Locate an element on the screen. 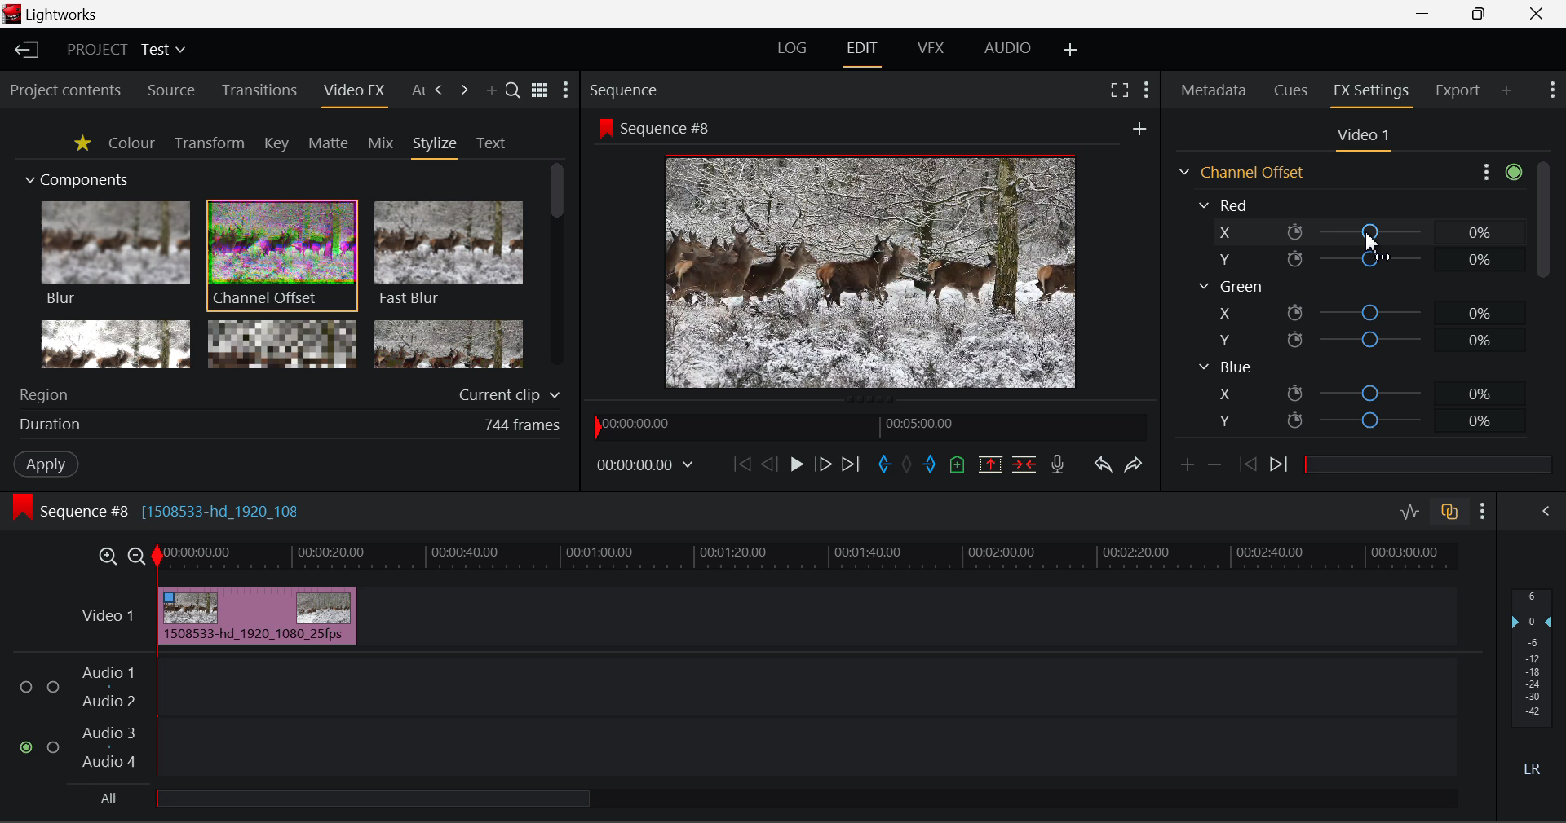 Image resolution: width=1566 pixels, height=823 pixels. AUDIO Layout is located at coordinates (1010, 51).